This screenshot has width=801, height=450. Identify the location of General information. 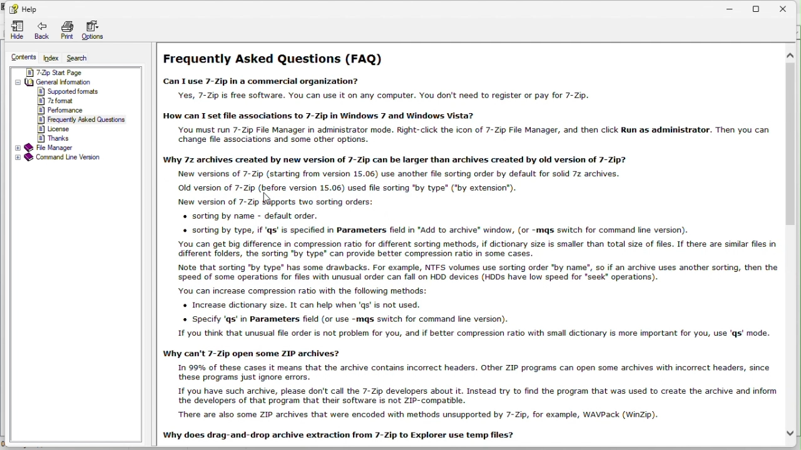
(54, 82).